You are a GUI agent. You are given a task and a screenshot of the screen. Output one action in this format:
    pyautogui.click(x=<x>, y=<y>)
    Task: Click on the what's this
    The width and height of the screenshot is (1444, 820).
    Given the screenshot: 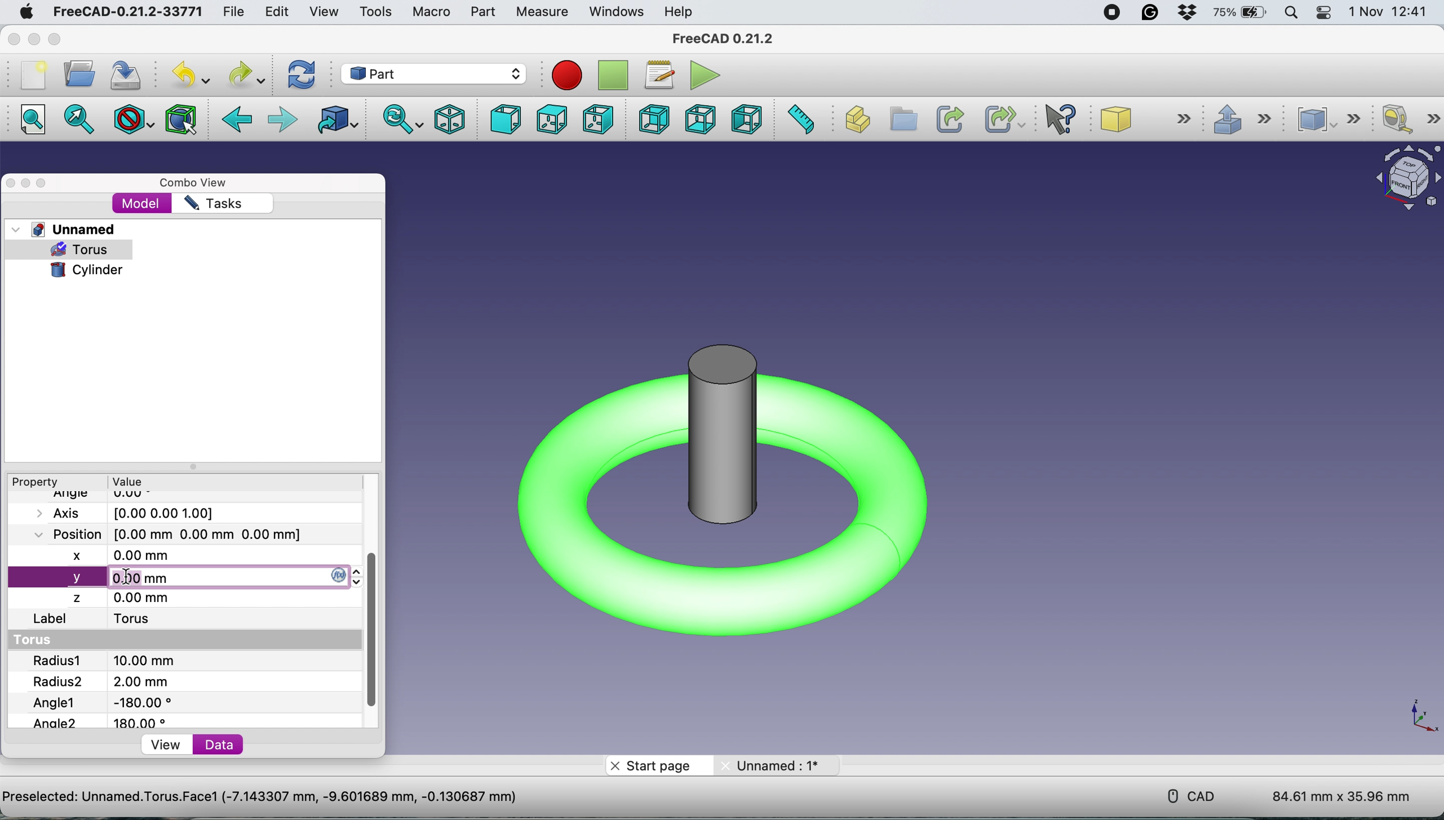 What is the action you would take?
    pyautogui.click(x=1067, y=119)
    